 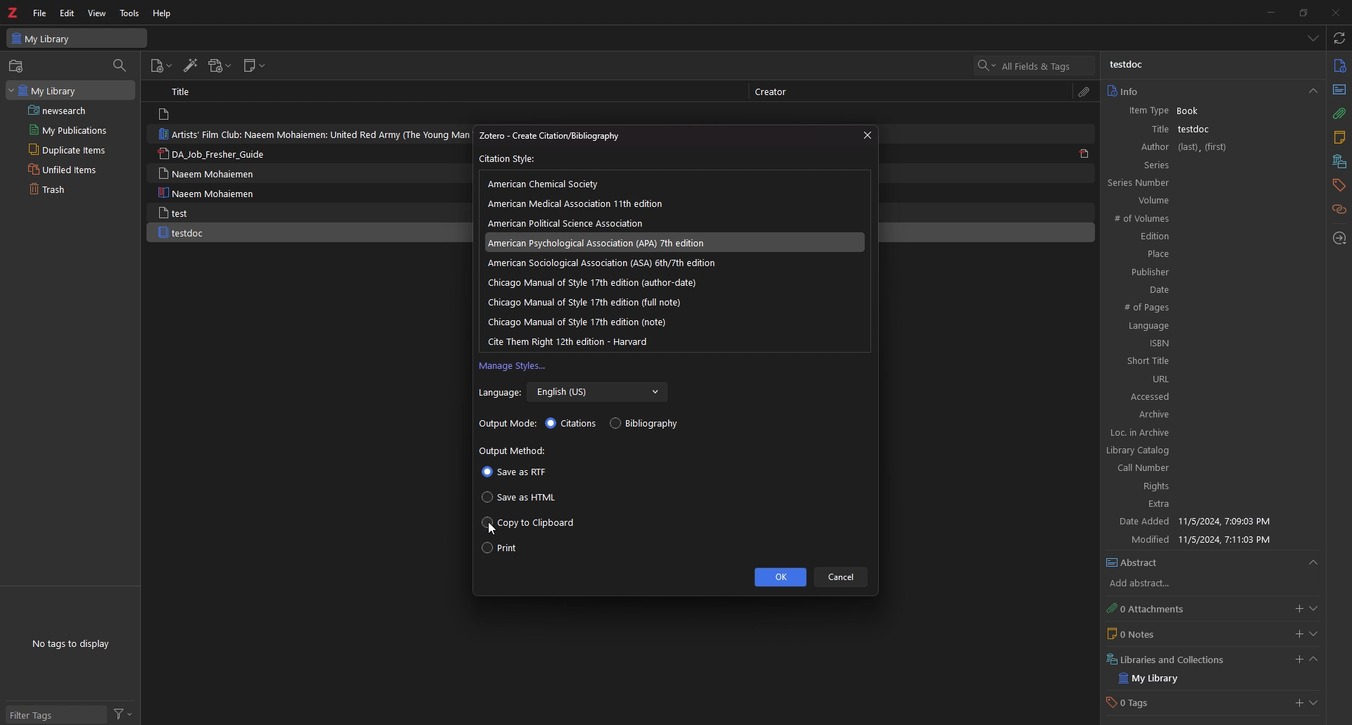 What do you see at coordinates (508, 424) in the screenshot?
I see `Output mode:` at bounding box center [508, 424].